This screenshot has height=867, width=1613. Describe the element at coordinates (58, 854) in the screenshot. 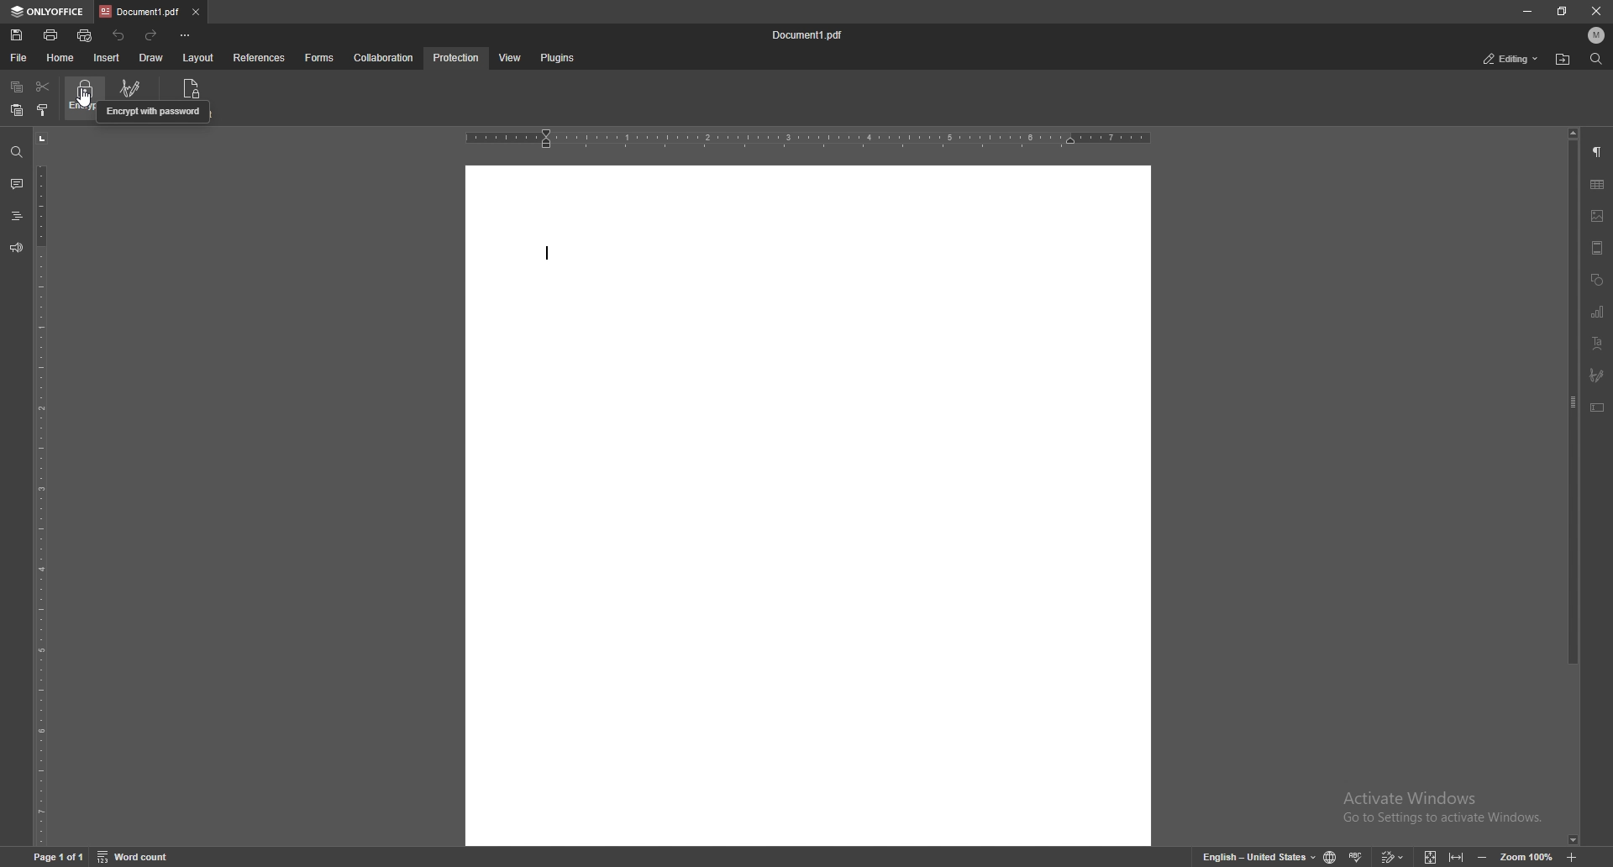

I see `page` at that location.